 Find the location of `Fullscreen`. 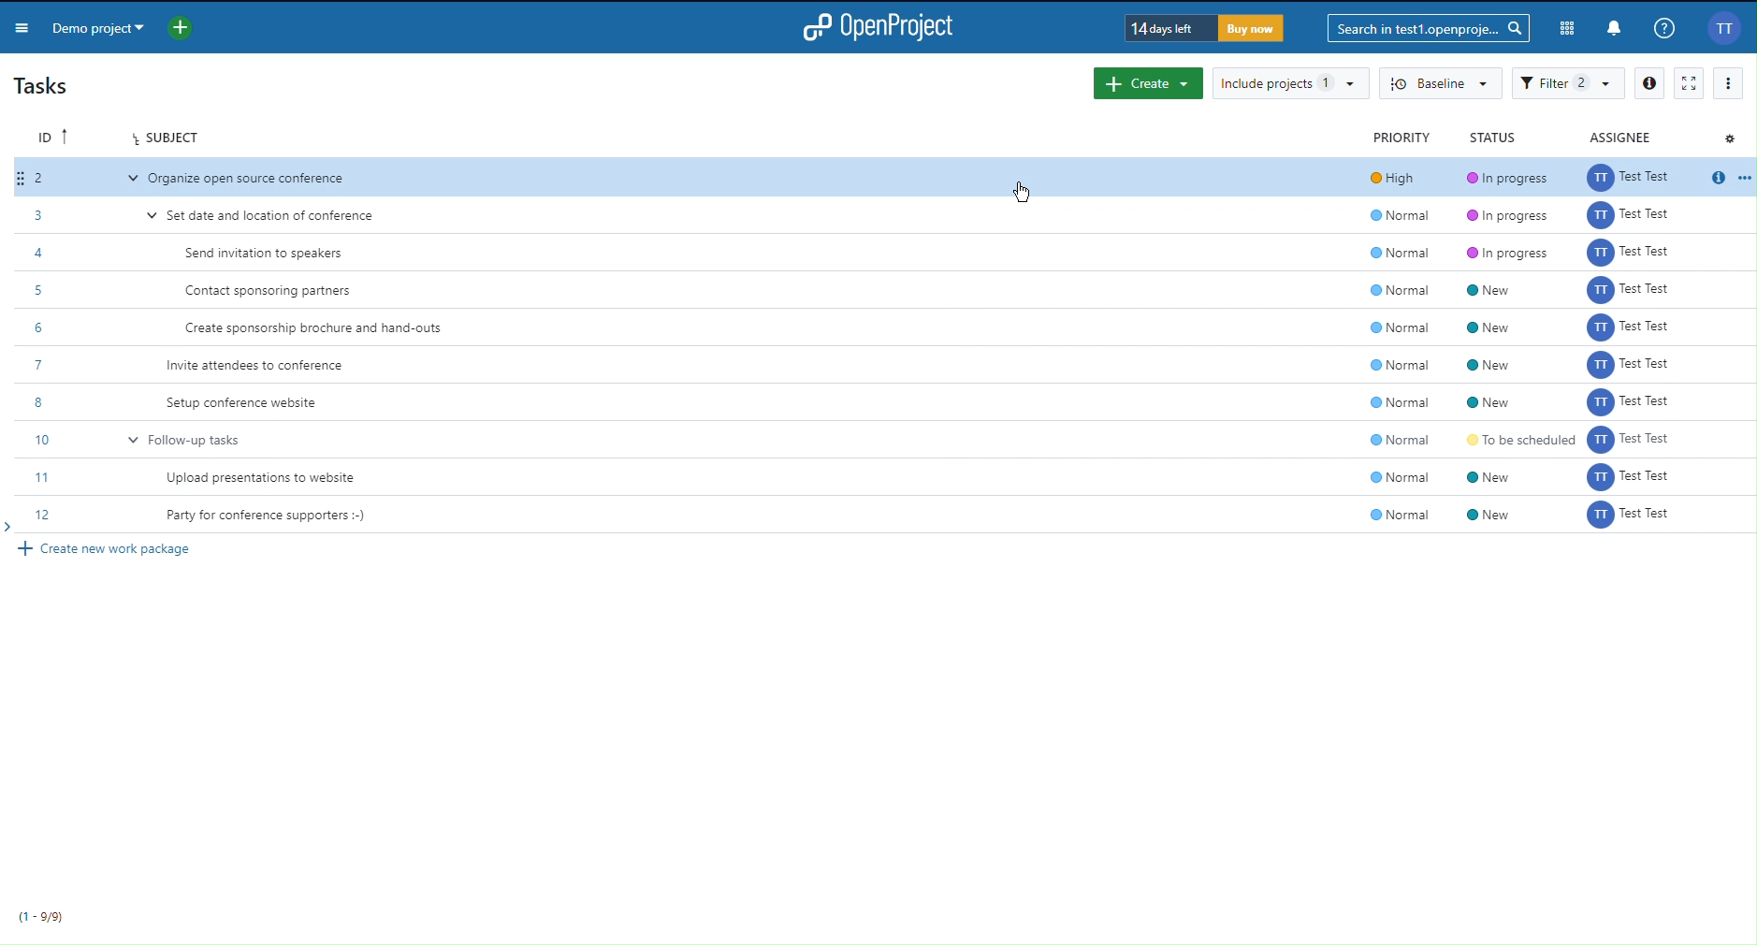

Fullscreen is located at coordinates (1686, 83).